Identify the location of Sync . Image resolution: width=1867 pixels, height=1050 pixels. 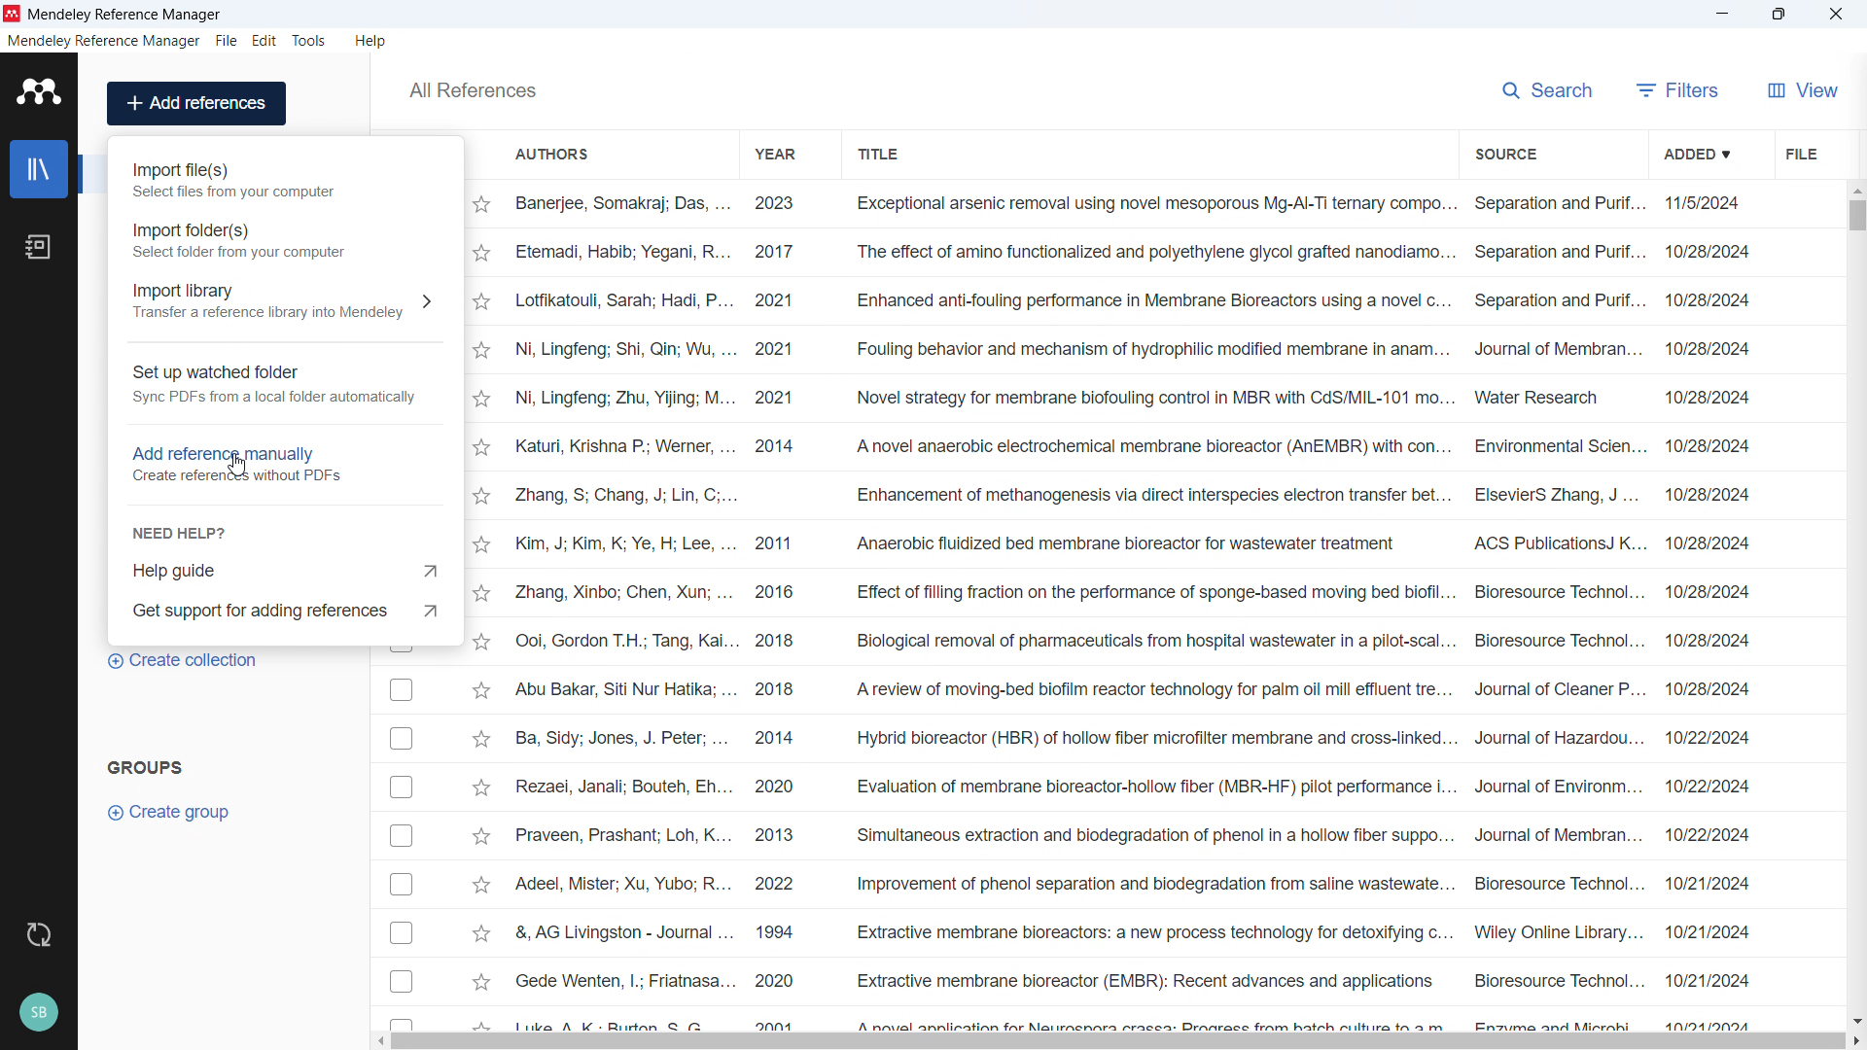
(38, 935).